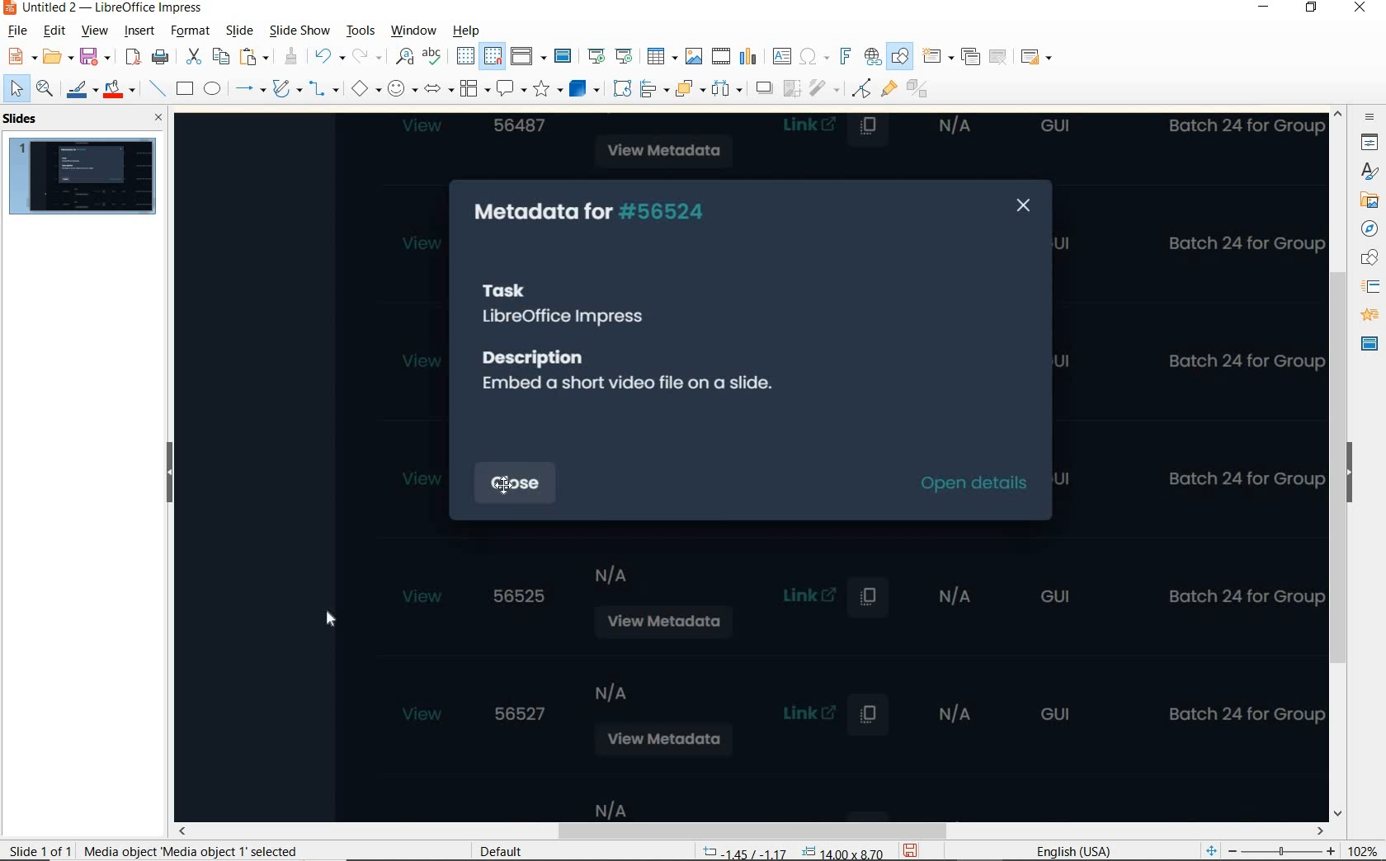 The image size is (1386, 861). Describe the element at coordinates (793, 90) in the screenshot. I see `icon` at that location.